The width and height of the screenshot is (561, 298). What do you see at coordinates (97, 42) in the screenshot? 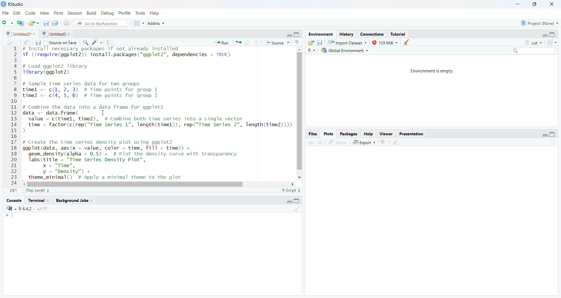
I see `Code Tools` at bounding box center [97, 42].